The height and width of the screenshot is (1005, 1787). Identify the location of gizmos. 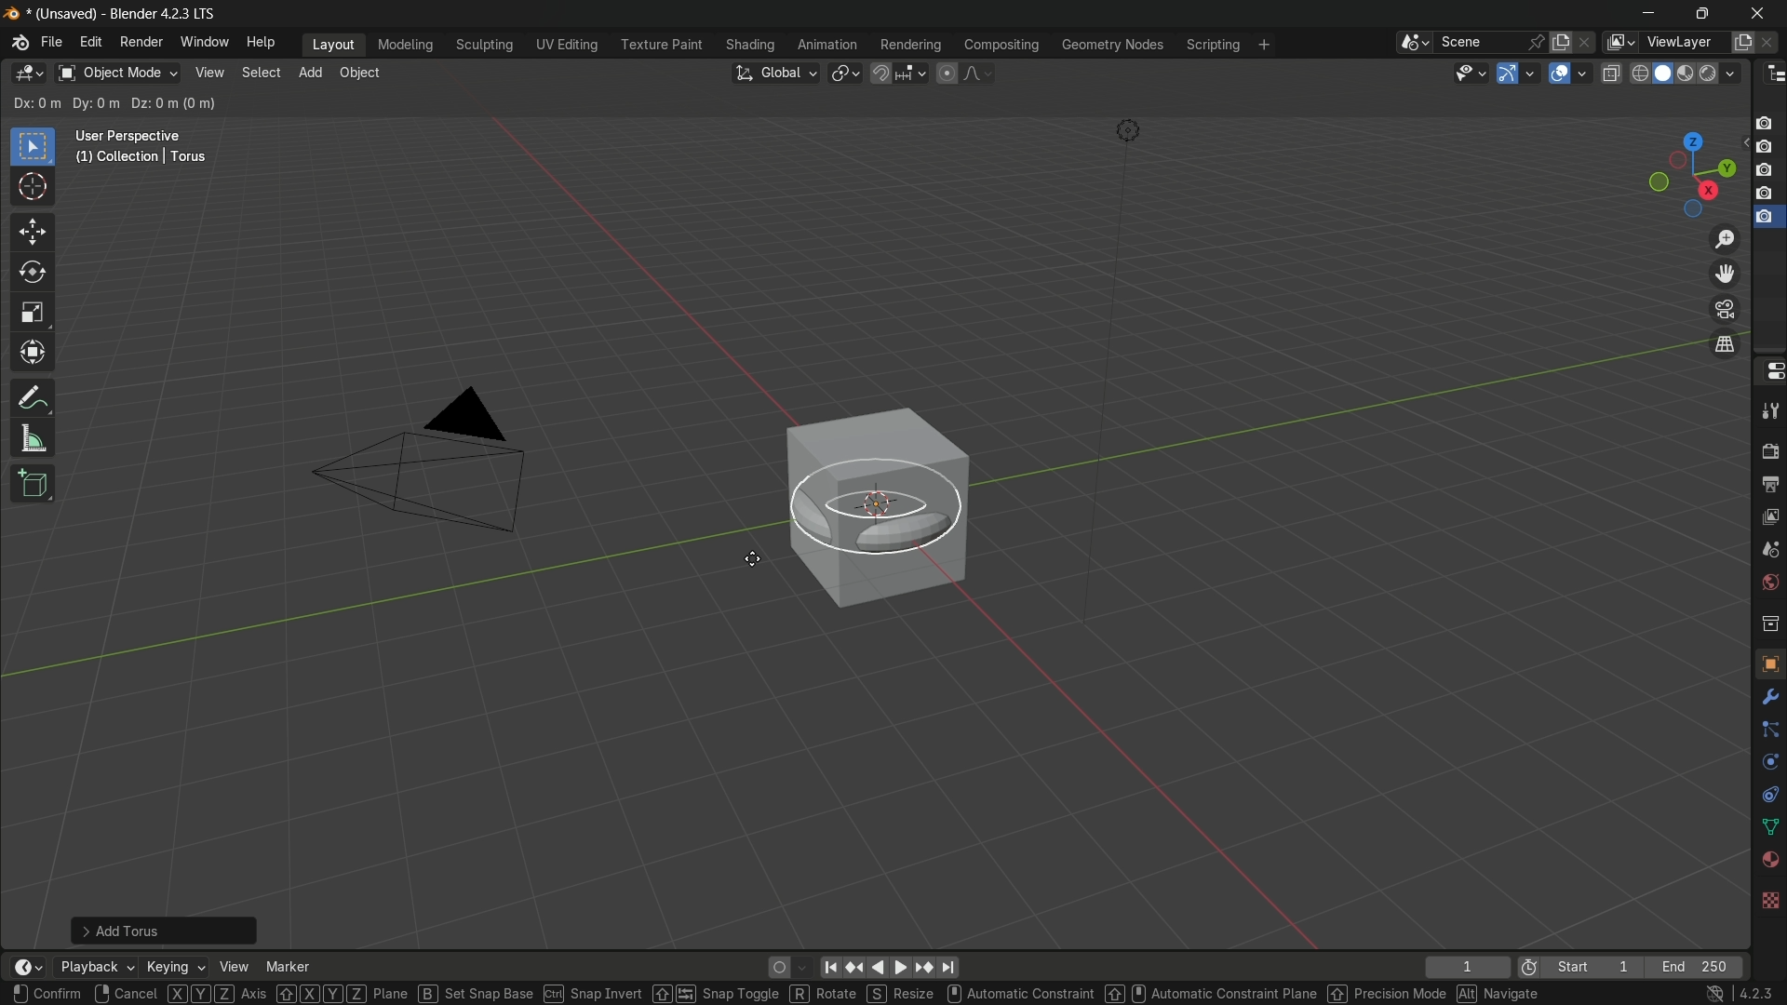
(1530, 72).